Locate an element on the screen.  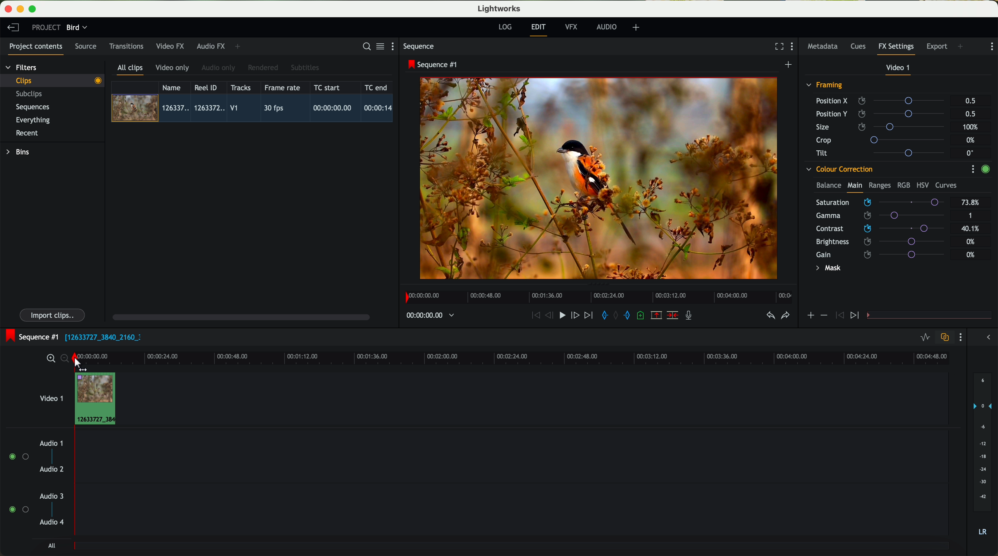
0.5 is located at coordinates (970, 101).